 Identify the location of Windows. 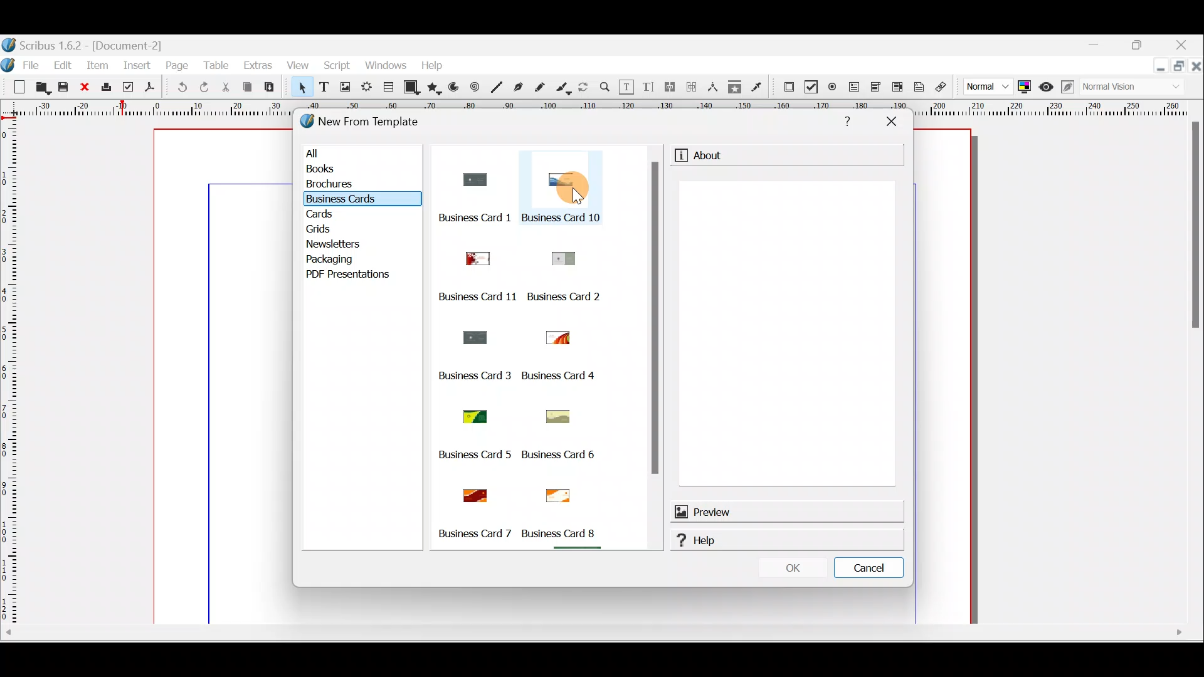
(388, 67).